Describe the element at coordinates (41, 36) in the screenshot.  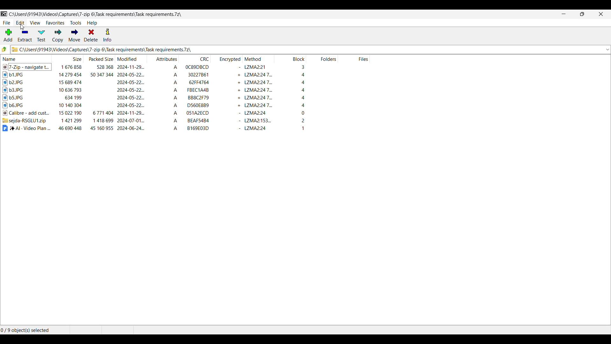
I see `Test` at that location.